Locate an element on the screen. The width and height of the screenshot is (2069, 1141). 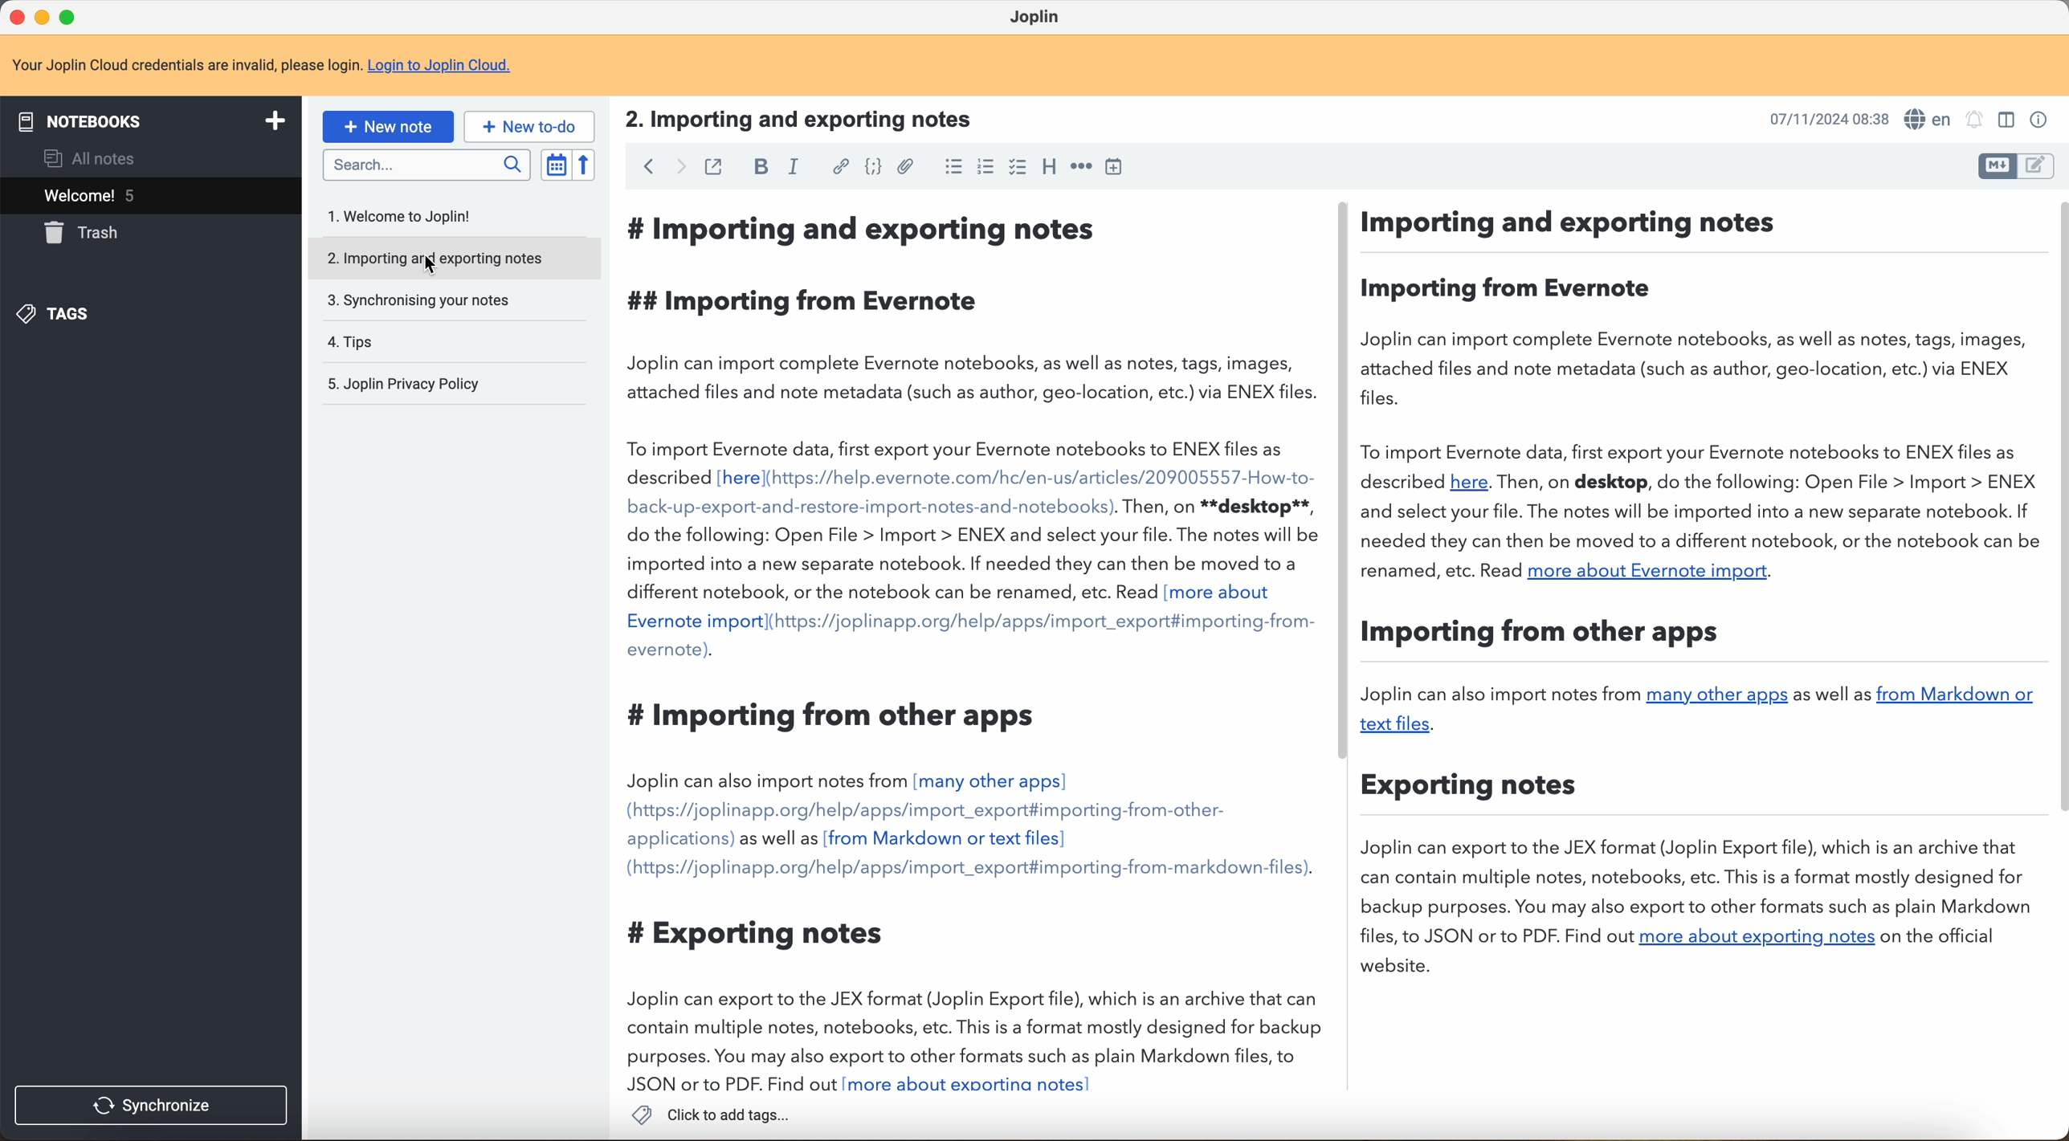
bold is located at coordinates (763, 165).